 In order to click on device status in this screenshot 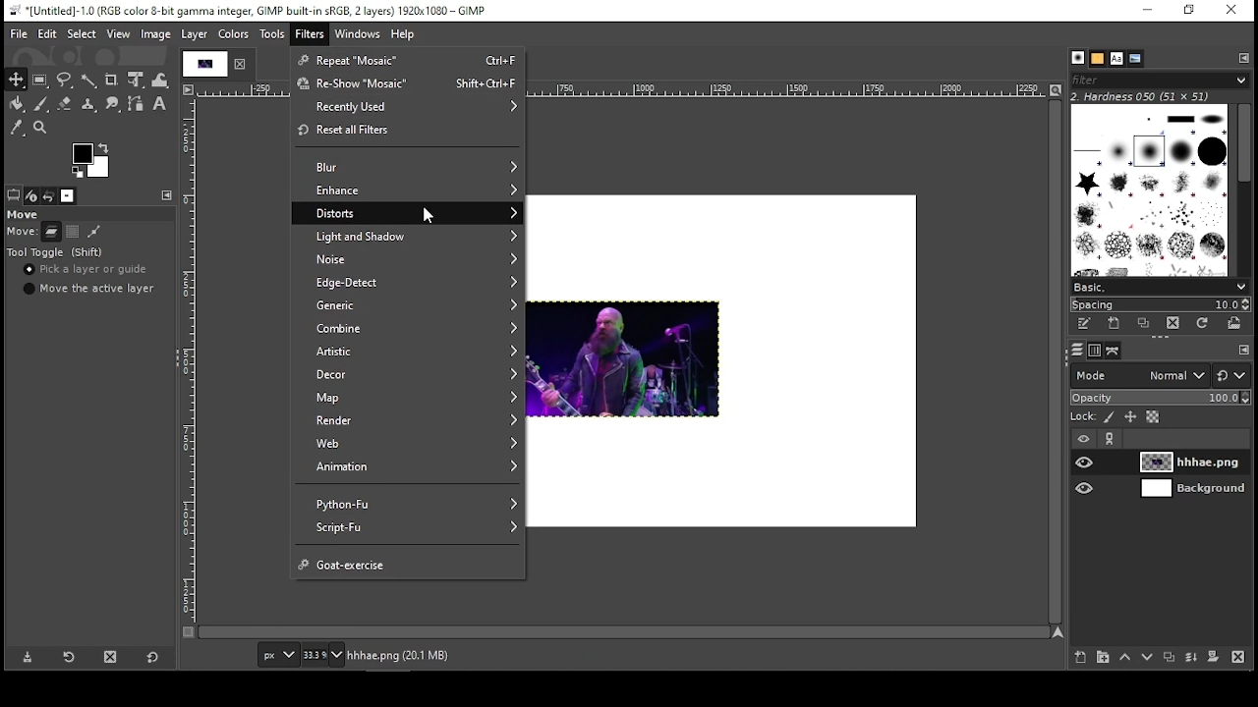, I will do `click(29, 195)`.